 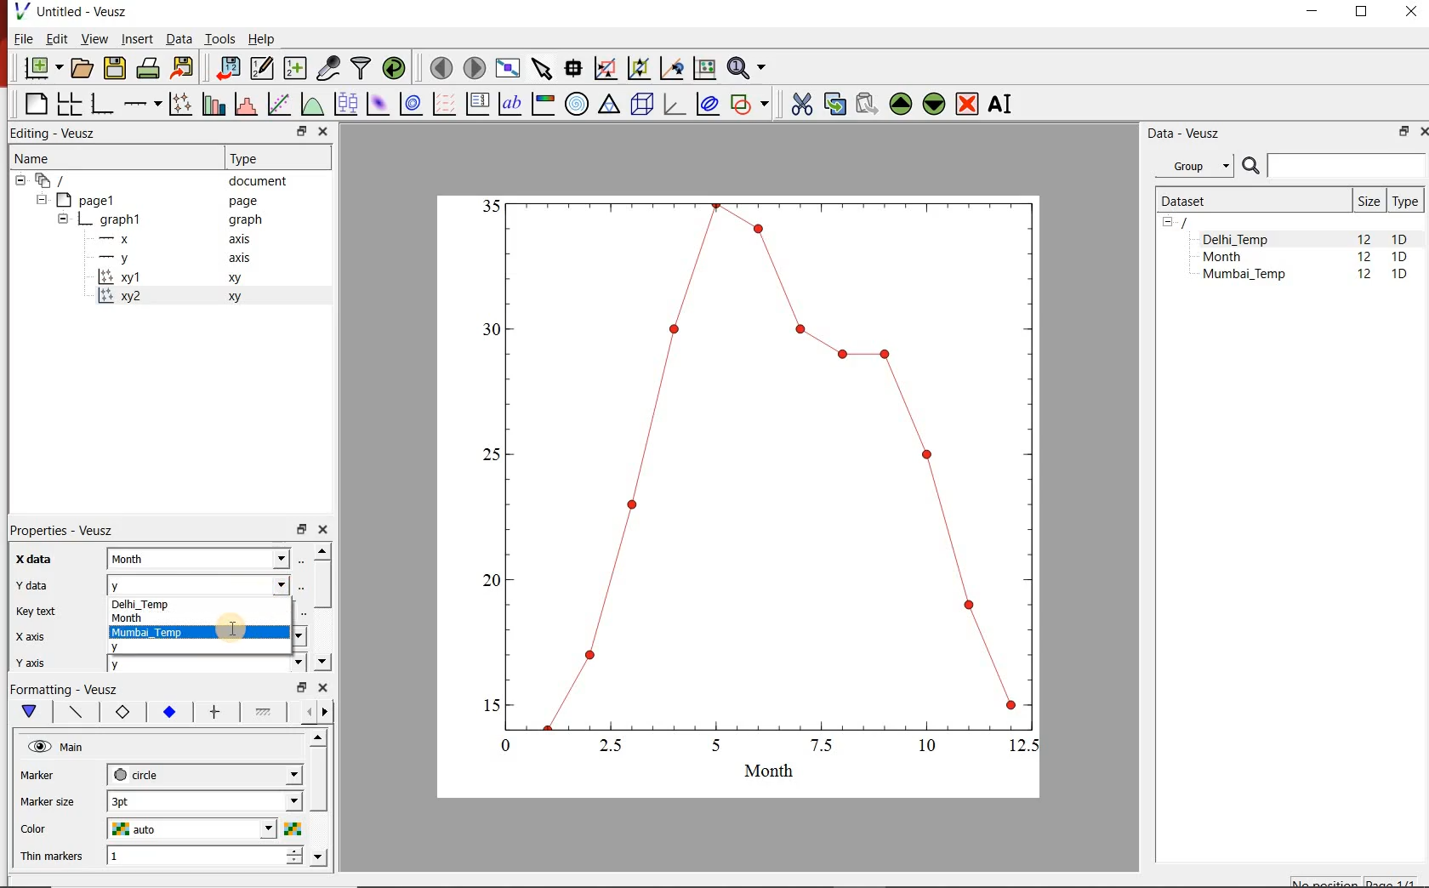 What do you see at coordinates (119, 712) in the screenshot?
I see `Axis label` at bounding box center [119, 712].